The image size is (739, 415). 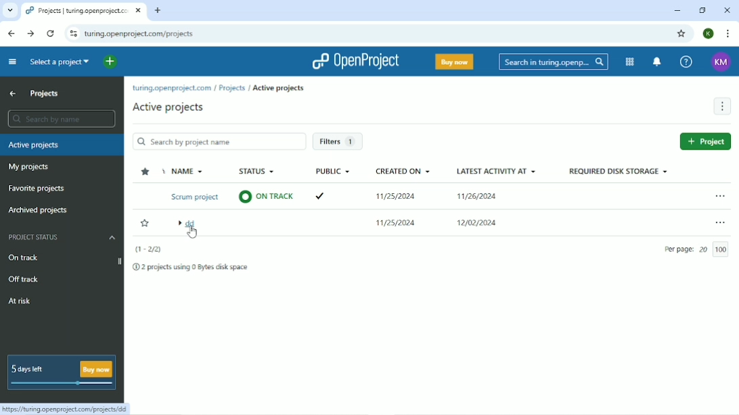 I want to click on Customize and control google chrome, so click(x=727, y=34).